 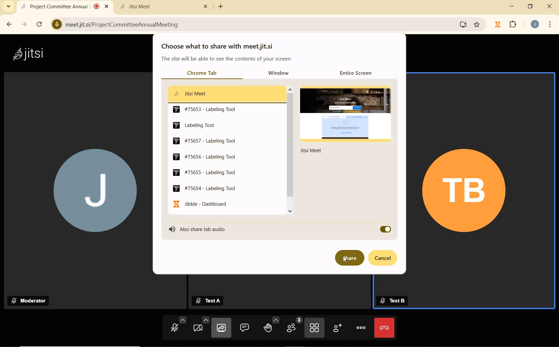 What do you see at coordinates (165, 6) in the screenshot?
I see `Jitsi Meet` at bounding box center [165, 6].